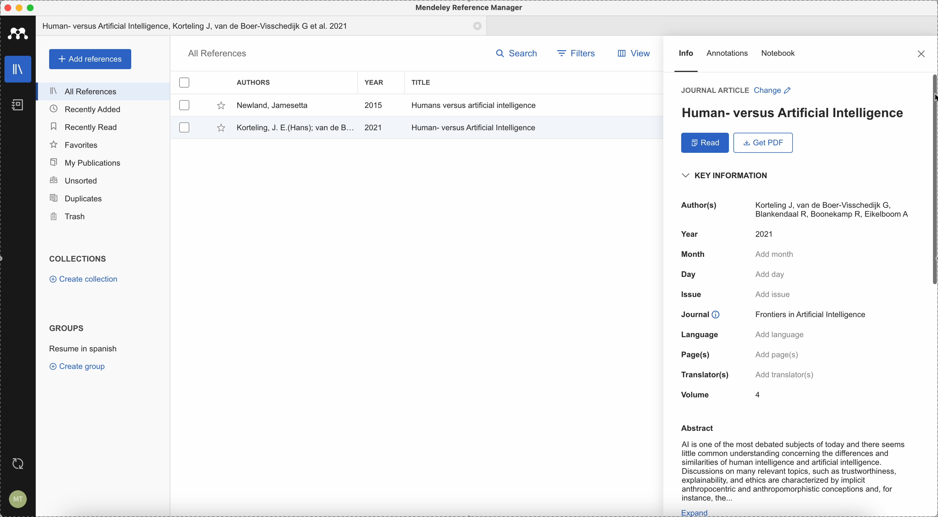  I want to click on create collection, so click(83, 279).